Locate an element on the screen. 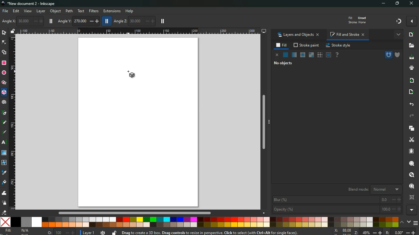 The height and width of the screenshot is (235, 419). fill is located at coordinates (356, 20).